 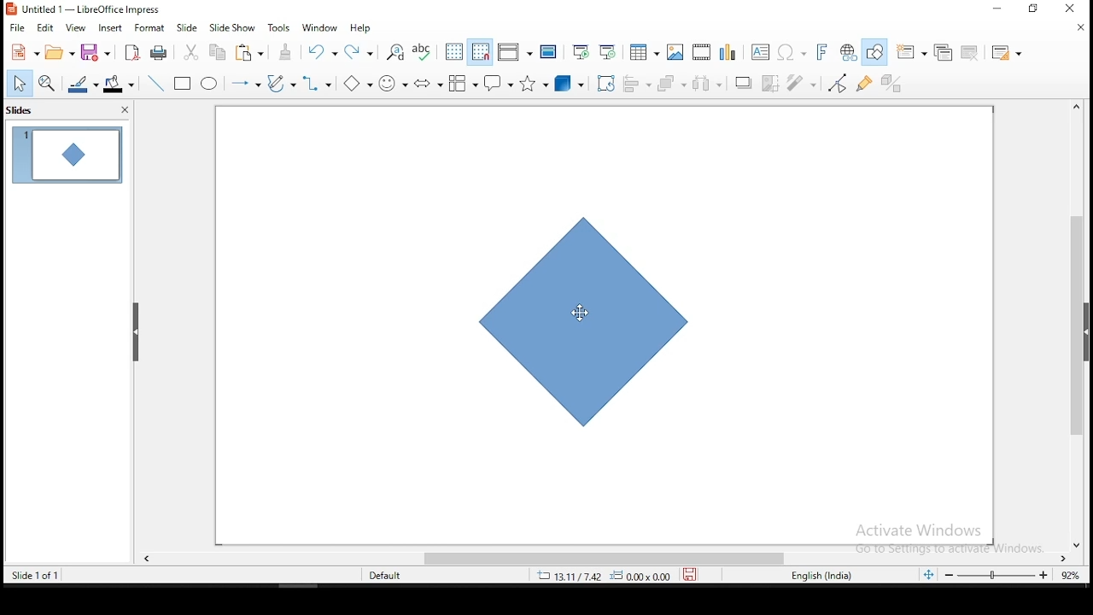 What do you see at coordinates (323, 51) in the screenshot?
I see `undo` at bounding box center [323, 51].